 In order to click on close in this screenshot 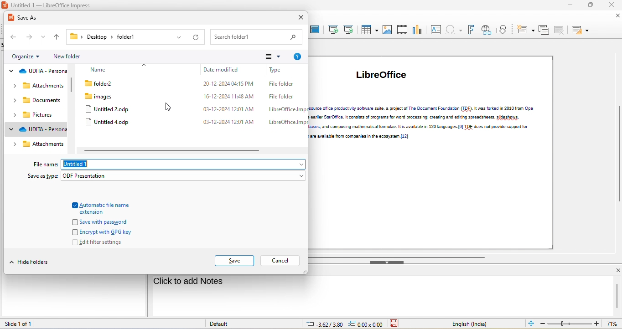, I will do `click(612, 5)`.